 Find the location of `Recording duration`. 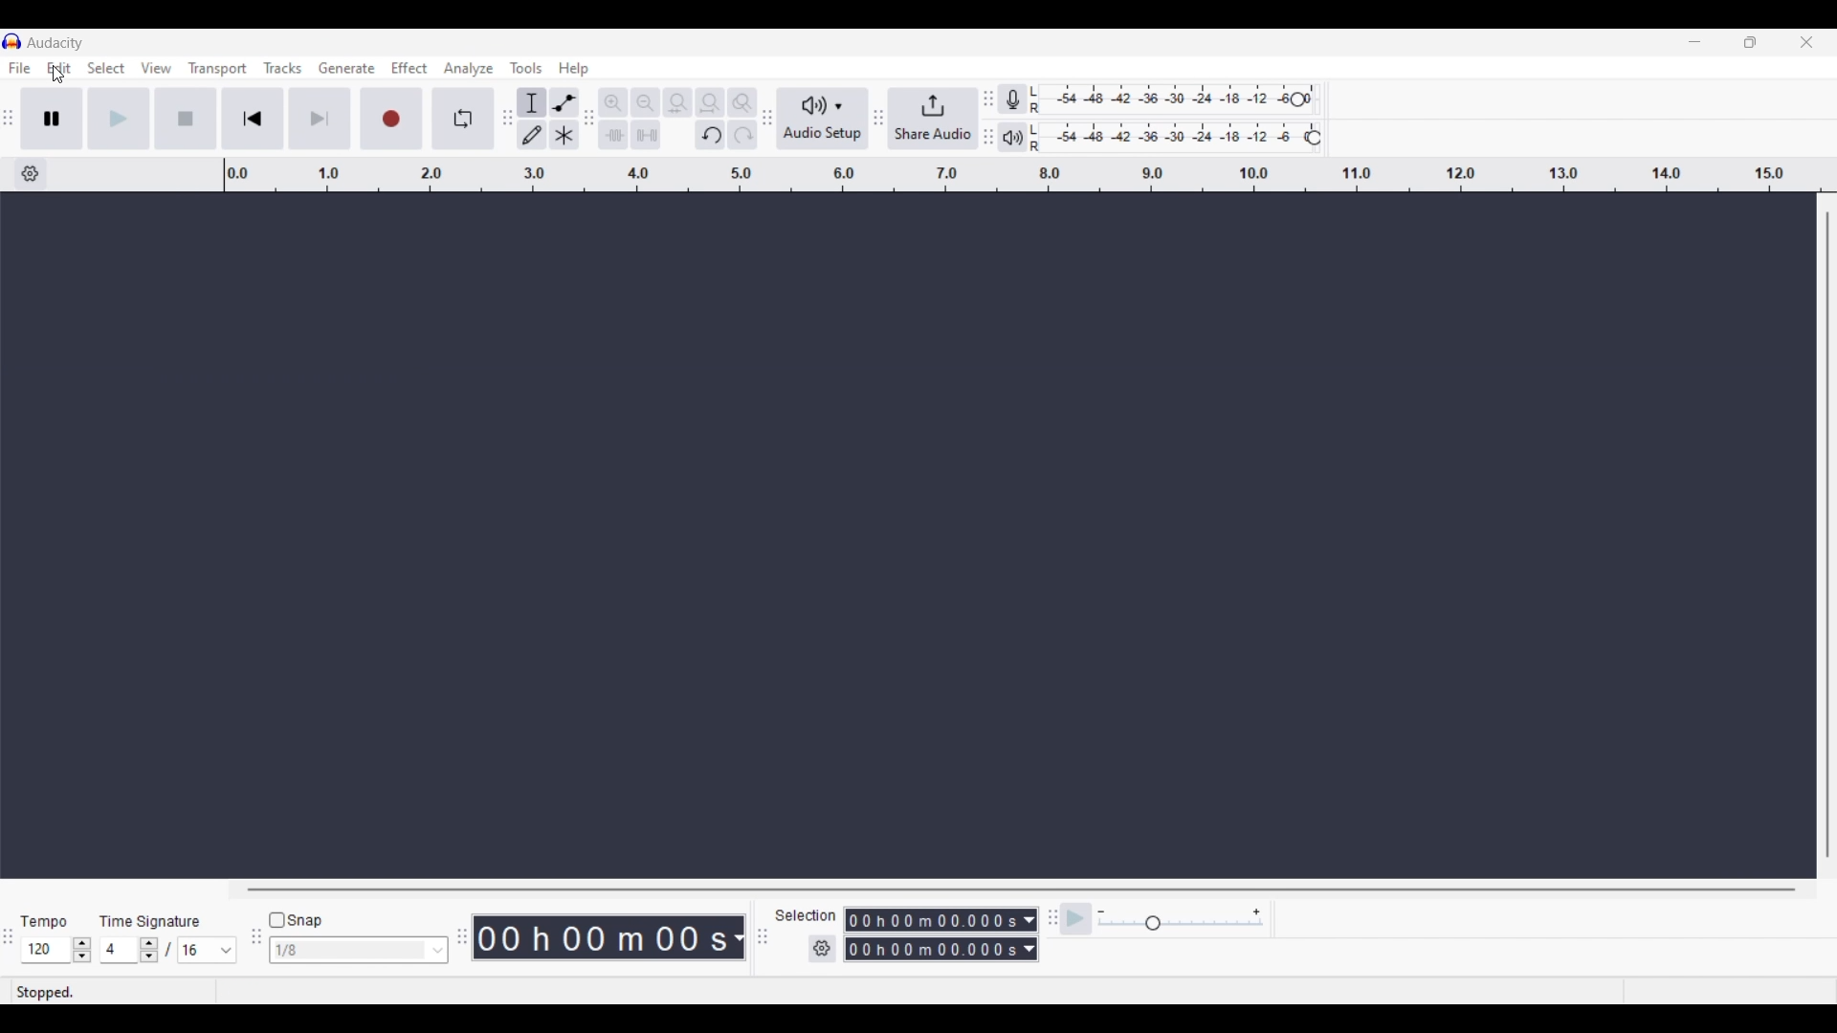

Recording duration is located at coordinates (930, 934).